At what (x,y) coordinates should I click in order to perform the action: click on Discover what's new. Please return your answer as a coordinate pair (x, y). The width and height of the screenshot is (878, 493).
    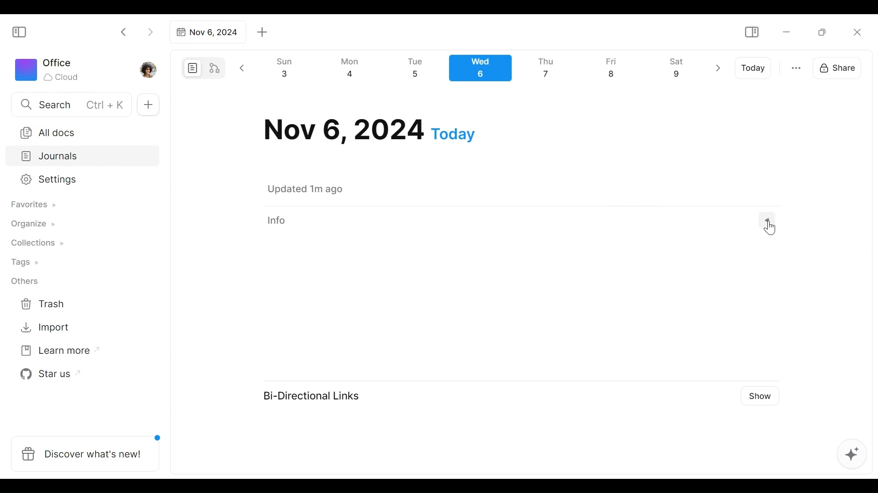
    Looking at the image, I should click on (89, 449).